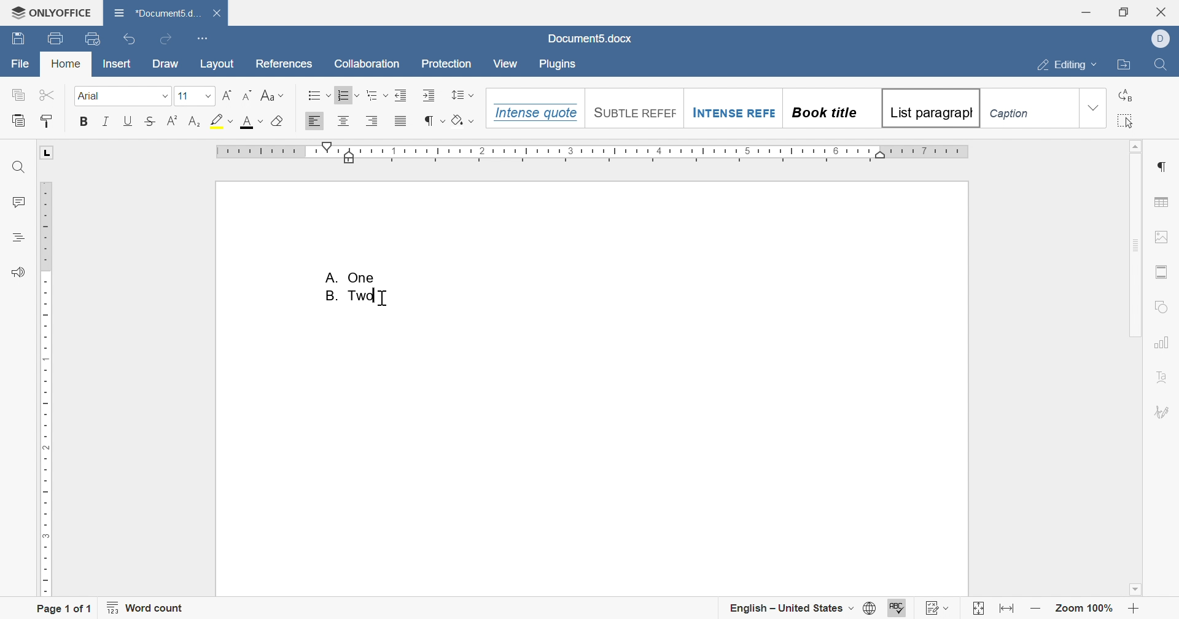 The image size is (1179, 619). Describe the element at coordinates (381, 298) in the screenshot. I see `text cursor` at that location.